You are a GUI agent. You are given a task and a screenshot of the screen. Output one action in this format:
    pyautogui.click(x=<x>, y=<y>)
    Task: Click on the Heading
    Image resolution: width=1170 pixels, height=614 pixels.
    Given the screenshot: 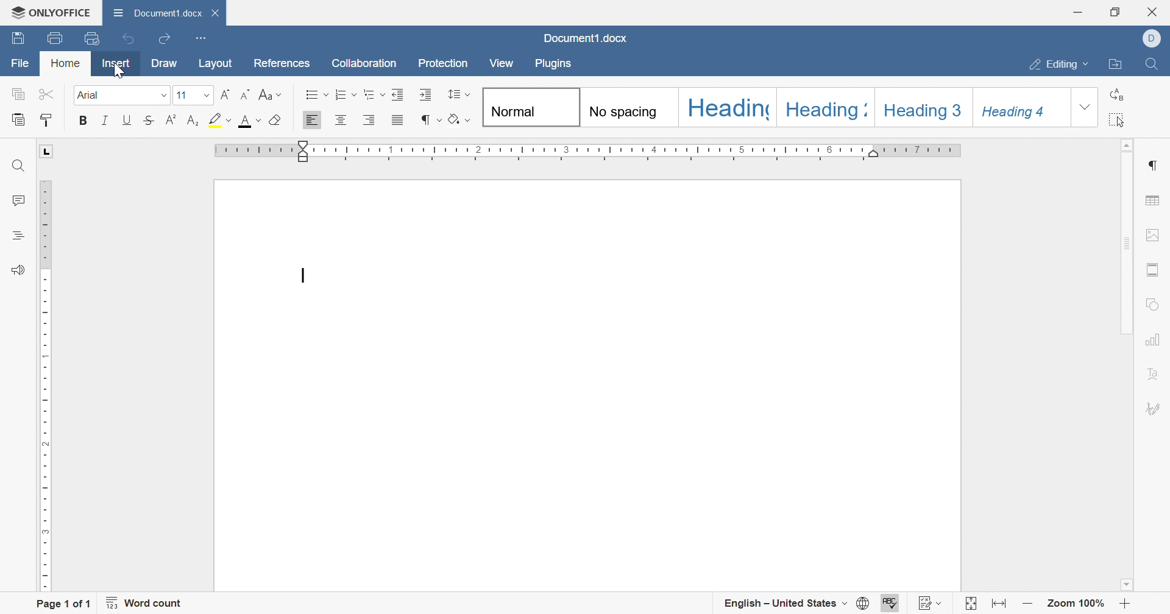 What is the action you would take?
    pyautogui.click(x=16, y=234)
    